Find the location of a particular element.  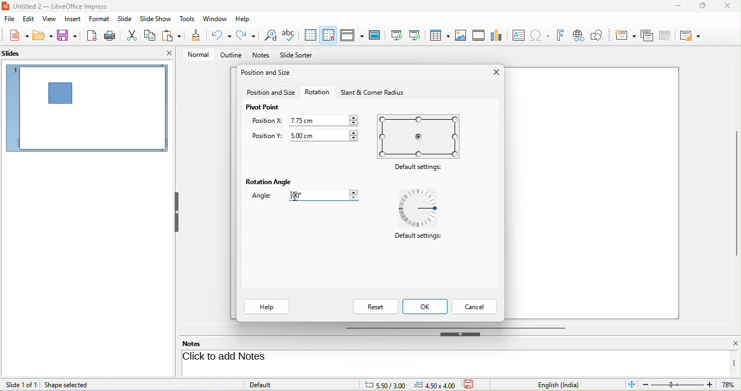

delete slide is located at coordinates (668, 36).